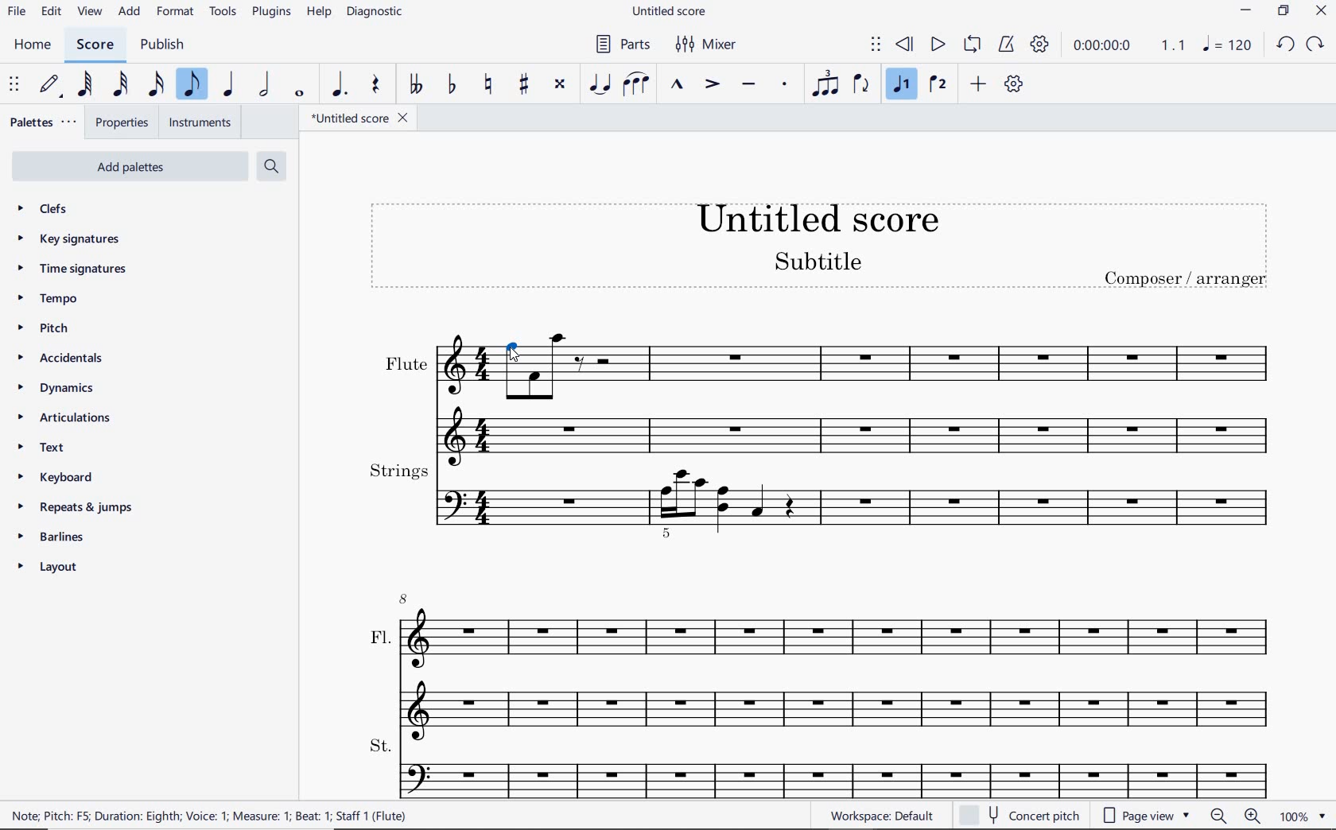 This screenshot has width=1336, height=830. What do you see at coordinates (860, 85) in the screenshot?
I see `FLIP DIRECTION` at bounding box center [860, 85].